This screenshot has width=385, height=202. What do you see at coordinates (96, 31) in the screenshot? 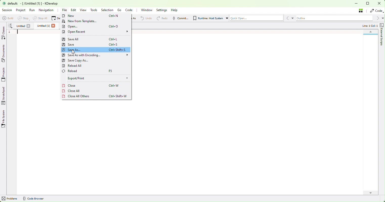
I see `Open recent` at bounding box center [96, 31].